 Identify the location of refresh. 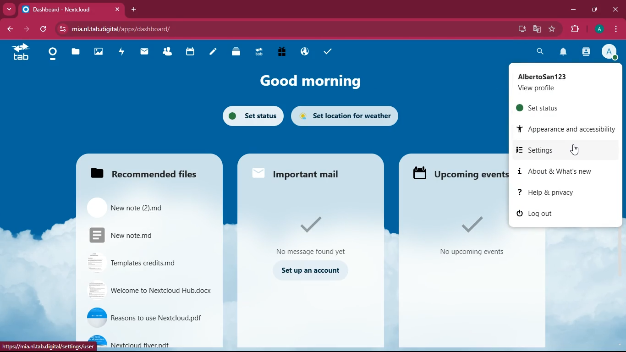
(43, 29).